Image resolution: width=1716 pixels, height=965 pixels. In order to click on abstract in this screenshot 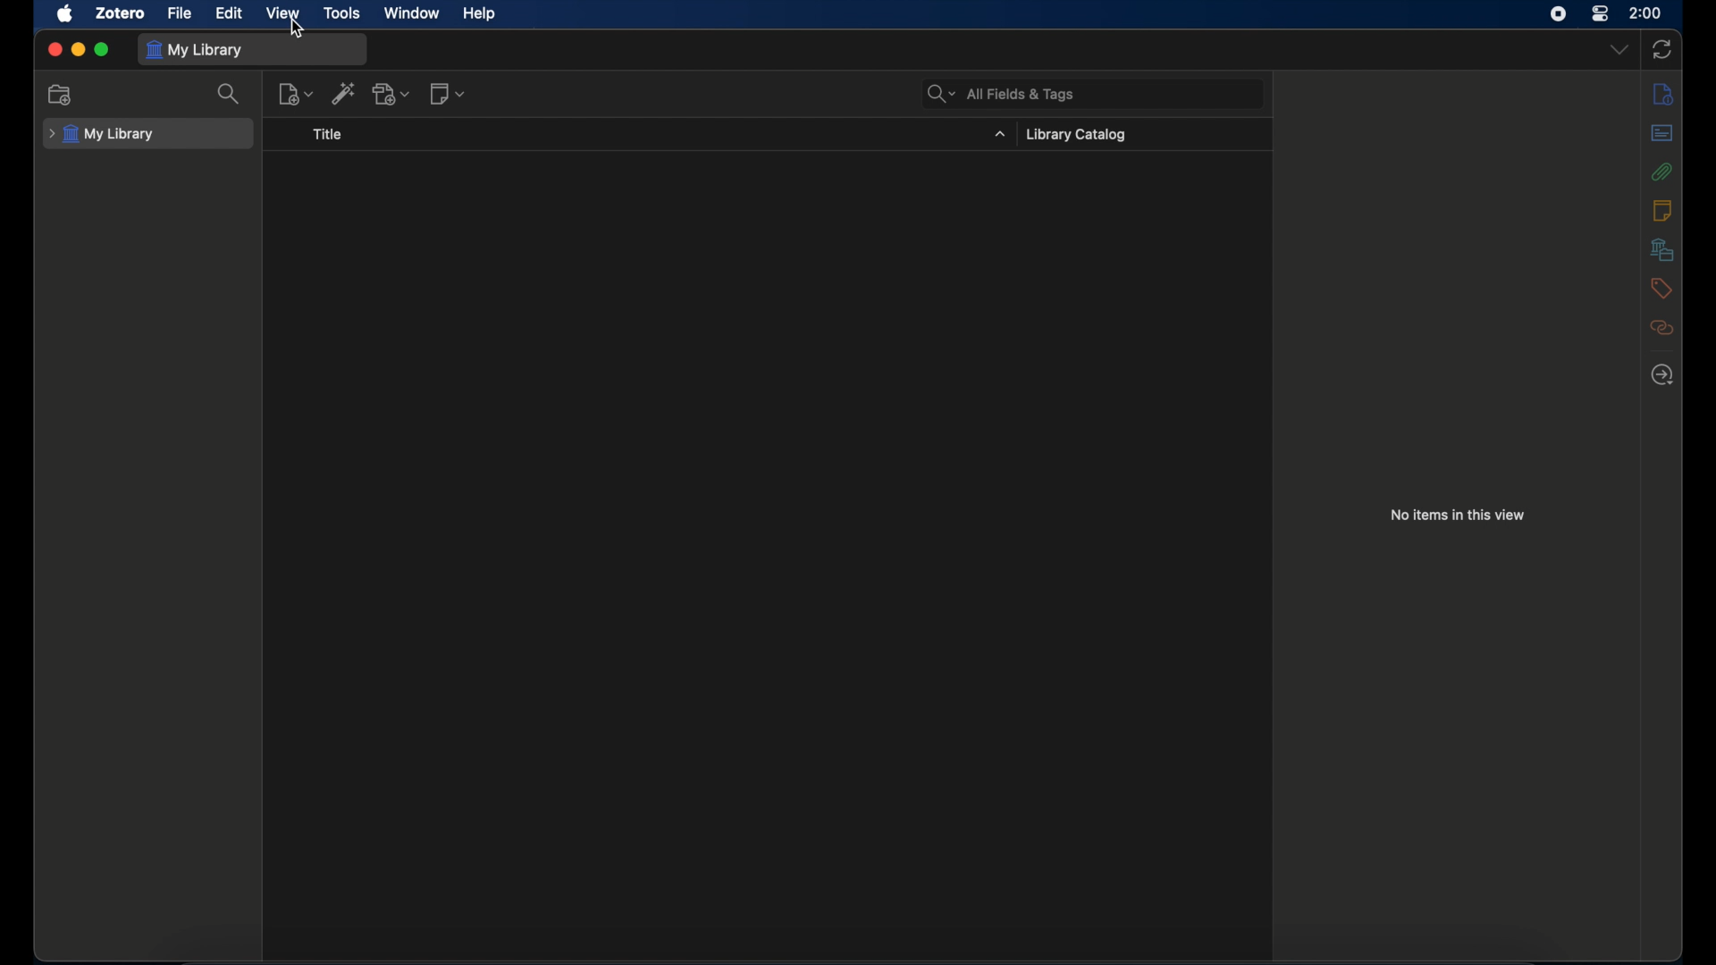, I will do `click(1662, 133)`.